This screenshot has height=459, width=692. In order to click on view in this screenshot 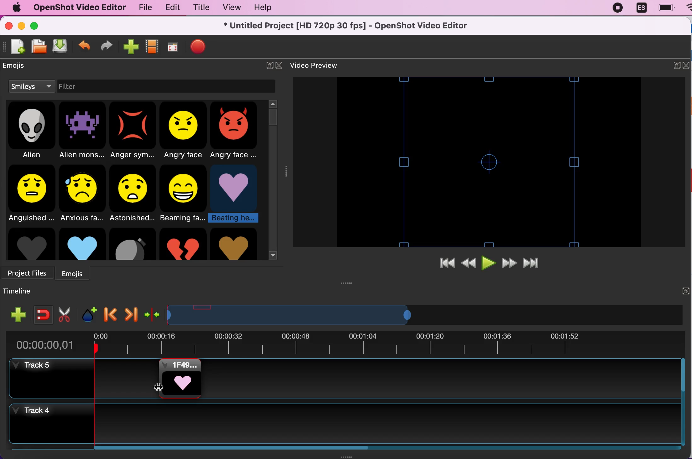, I will do `click(228, 8)`.